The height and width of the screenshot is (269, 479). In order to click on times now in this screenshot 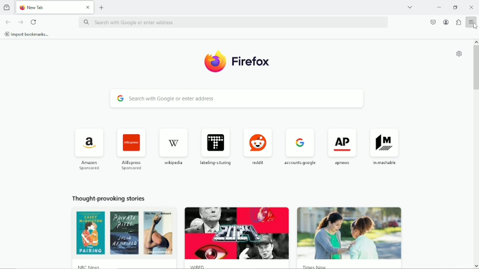, I will do `click(315, 266)`.